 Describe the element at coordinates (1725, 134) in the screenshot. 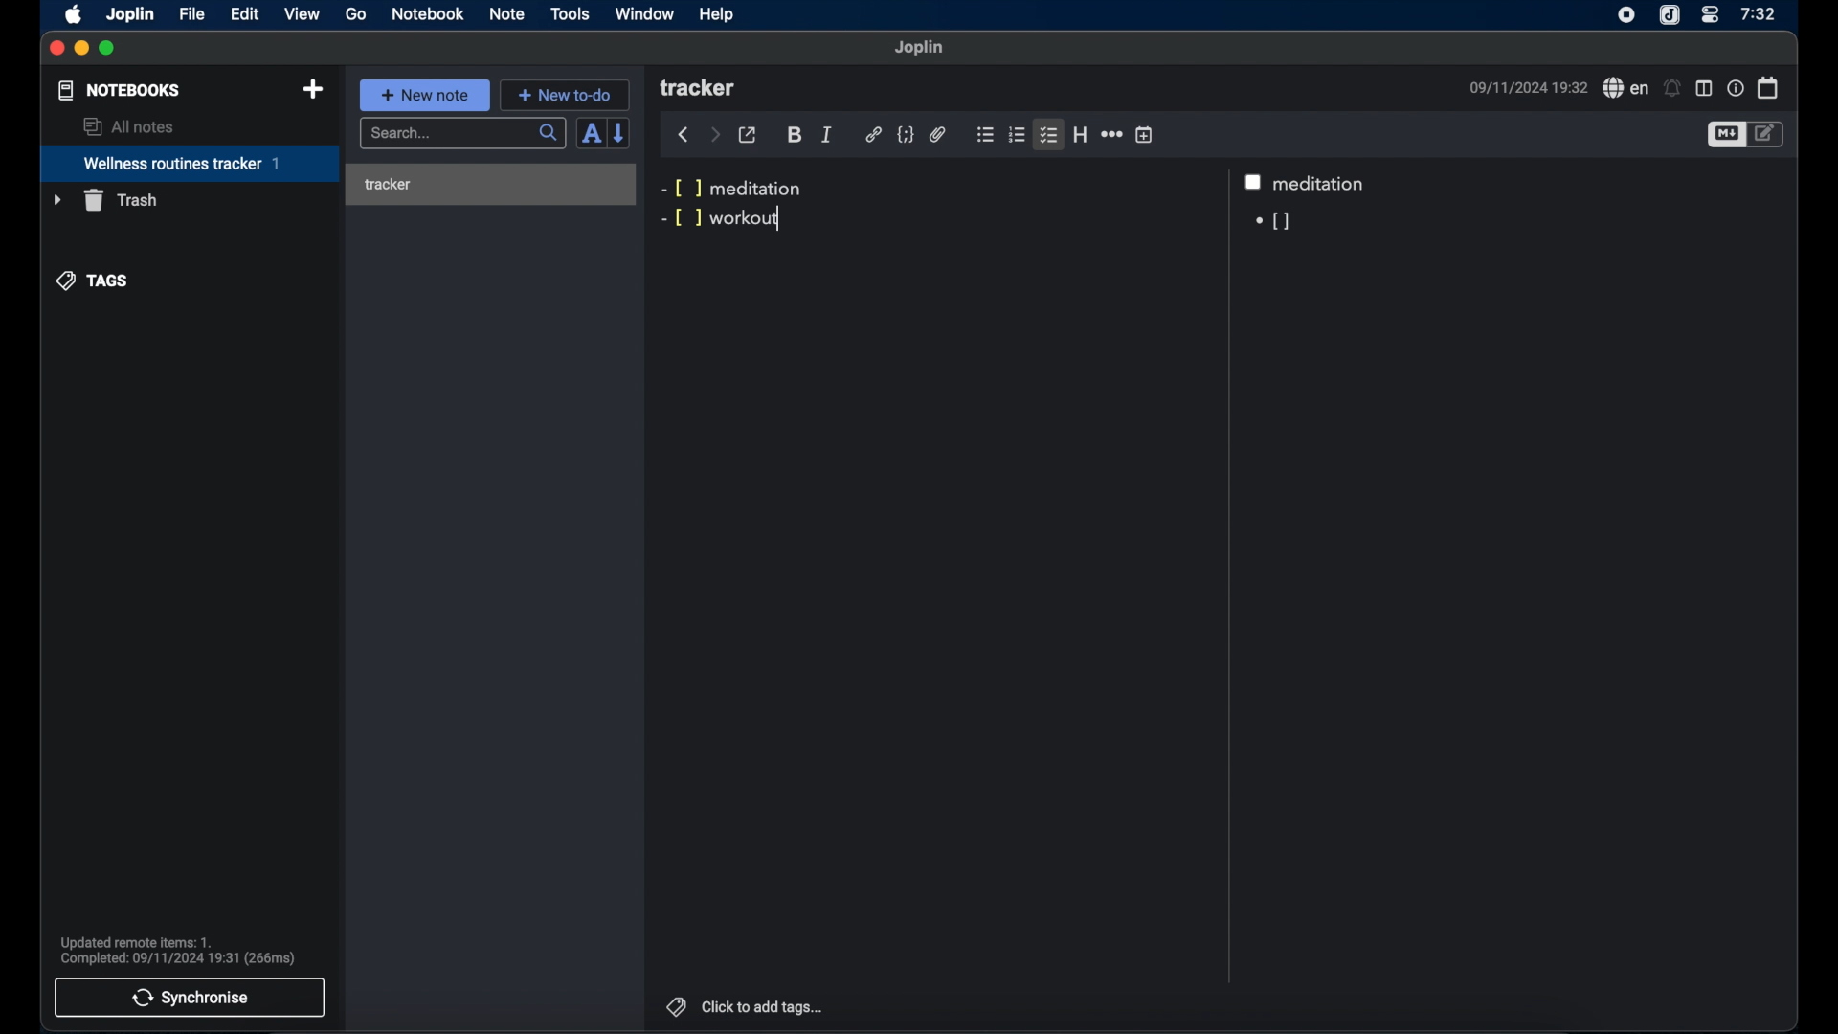

I see `toggle editor` at that location.